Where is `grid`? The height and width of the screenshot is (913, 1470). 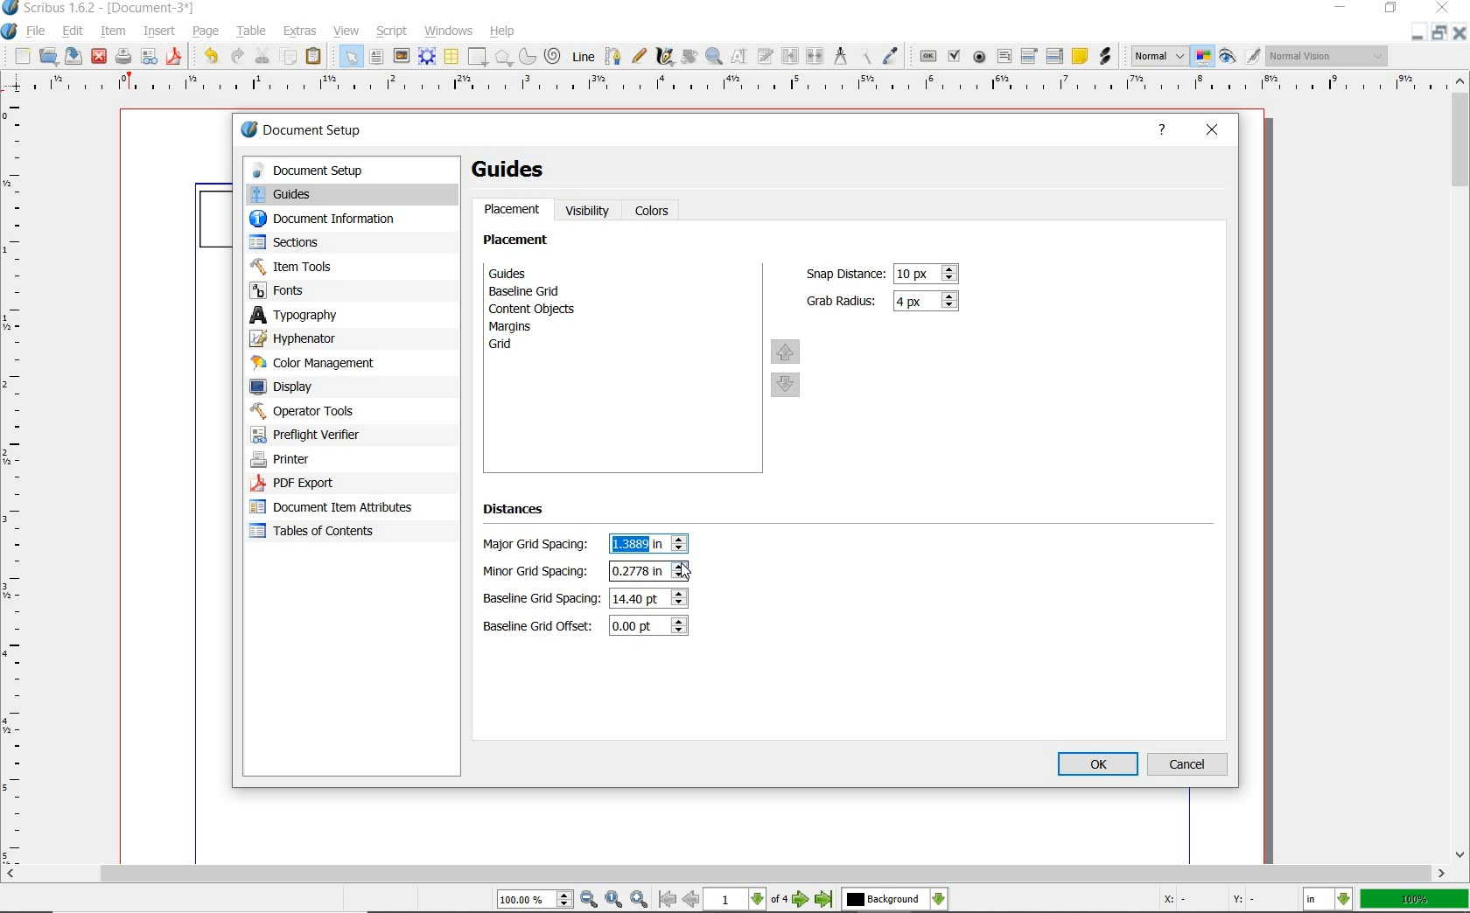
grid is located at coordinates (524, 346).